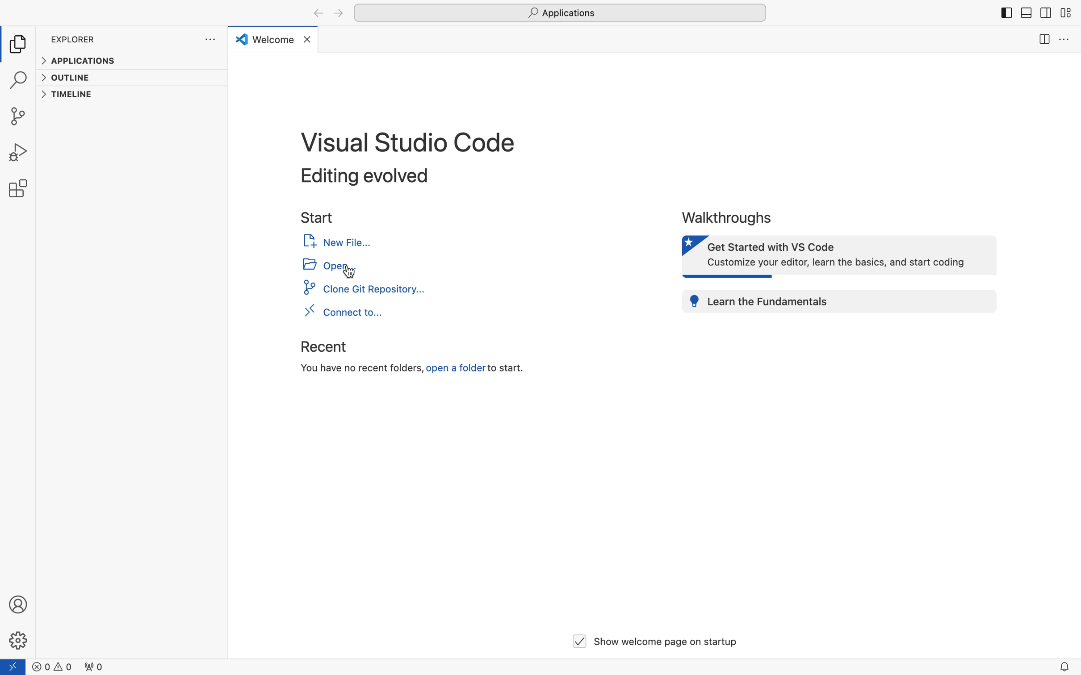  What do you see at coordinates (18, 82) in the screenshot?
I see `search` at bounding box center [18, 82].